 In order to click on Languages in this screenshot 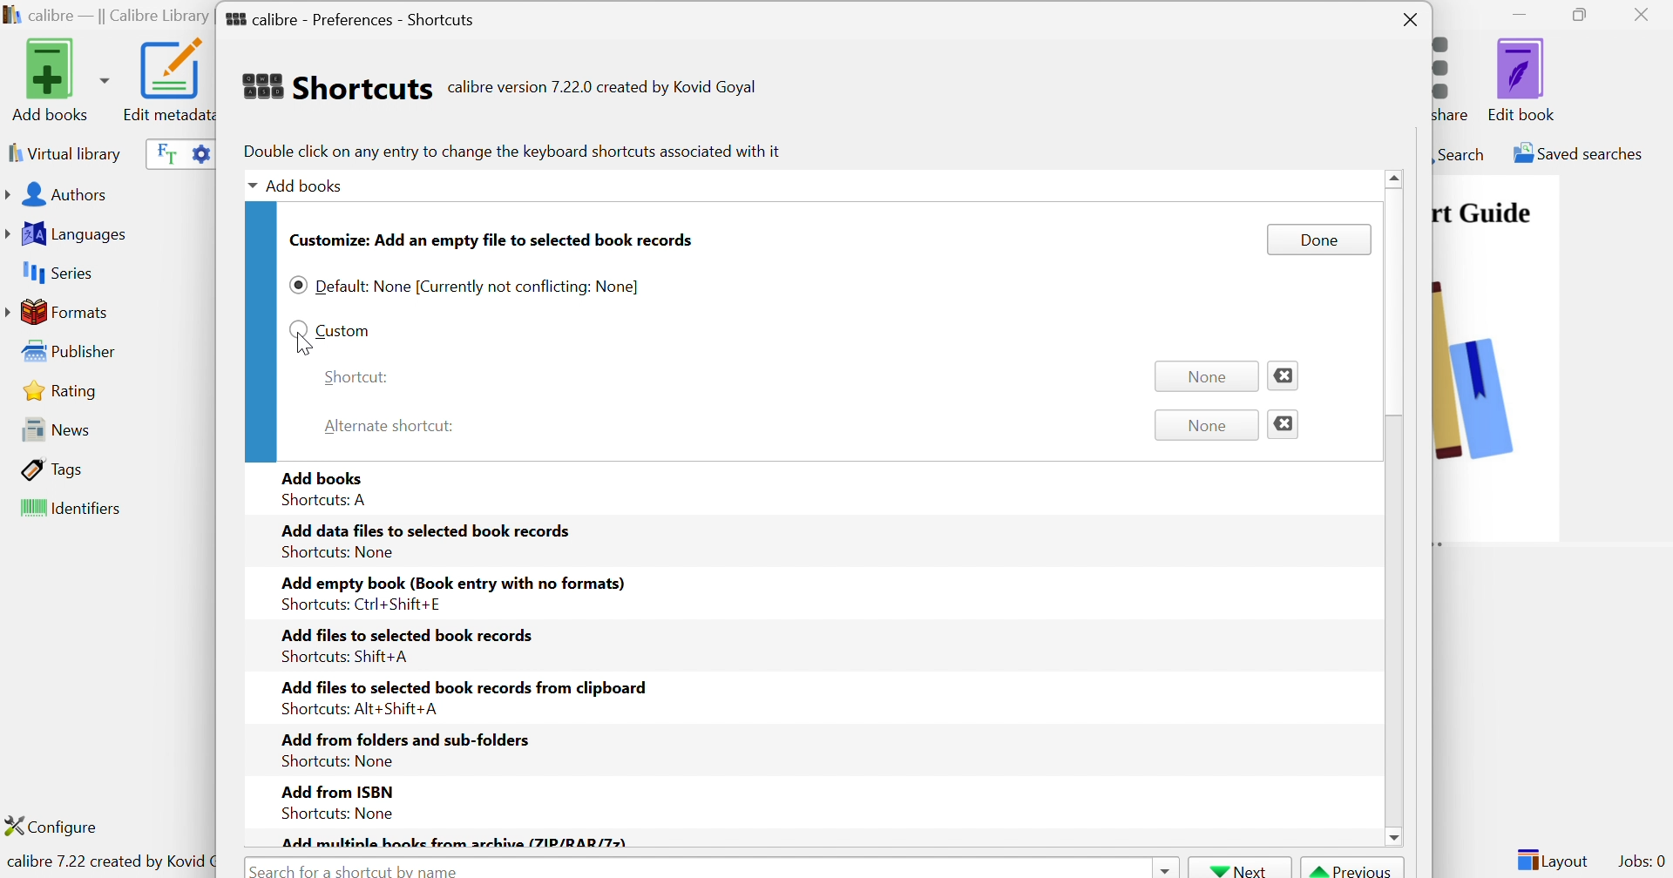, I will do `click(69, 234)`.